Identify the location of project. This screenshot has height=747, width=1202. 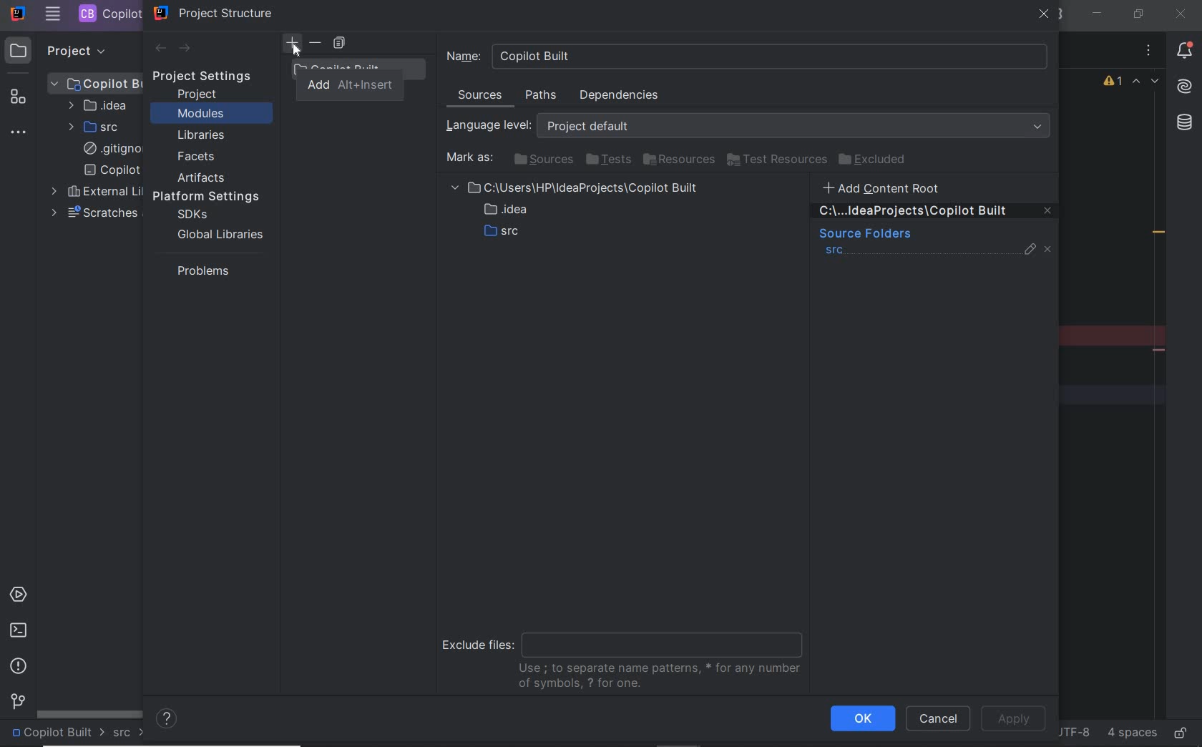
(198, 94).